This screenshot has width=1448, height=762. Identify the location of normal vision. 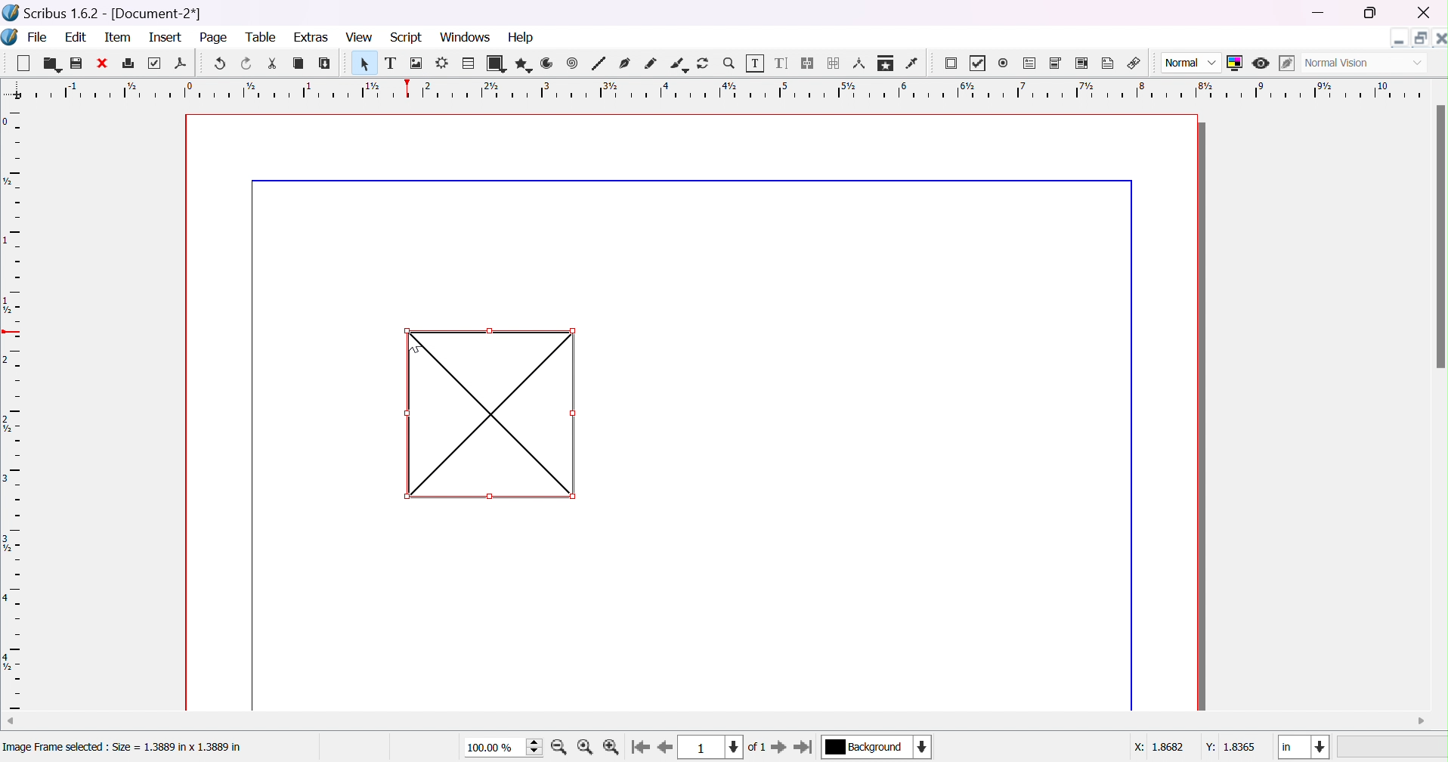
(1363, 63).